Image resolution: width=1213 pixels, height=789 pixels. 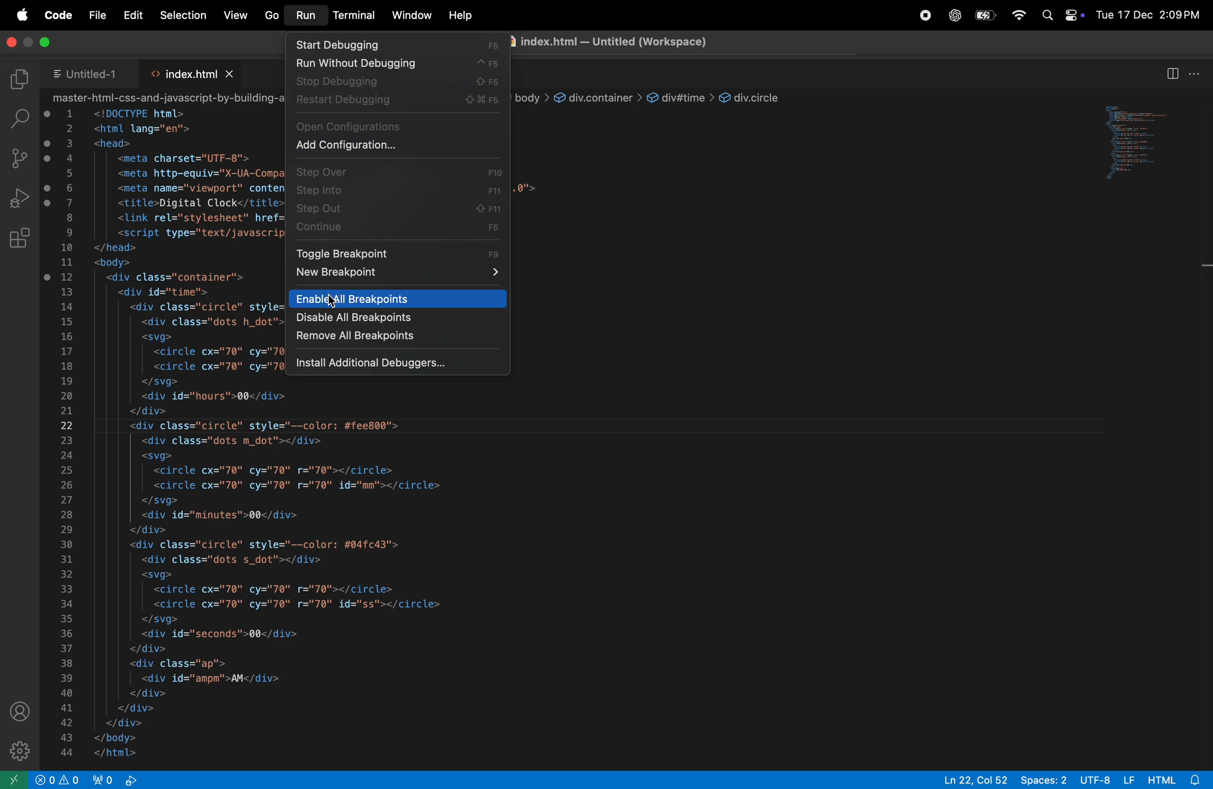 What do you see at coordinates (400, 126) in the screenshot?
I see `open ` at bounding box center [400, 126].